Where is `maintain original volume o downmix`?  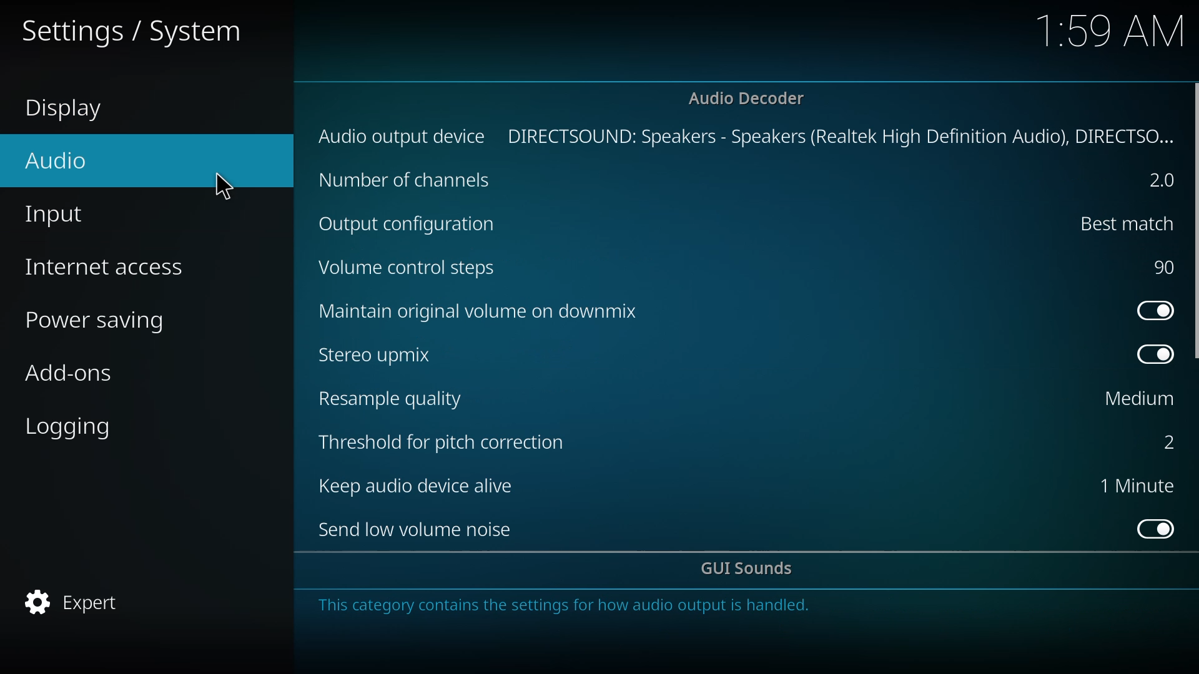 maintain original volume o downmix is located at coordinates (481, 311).